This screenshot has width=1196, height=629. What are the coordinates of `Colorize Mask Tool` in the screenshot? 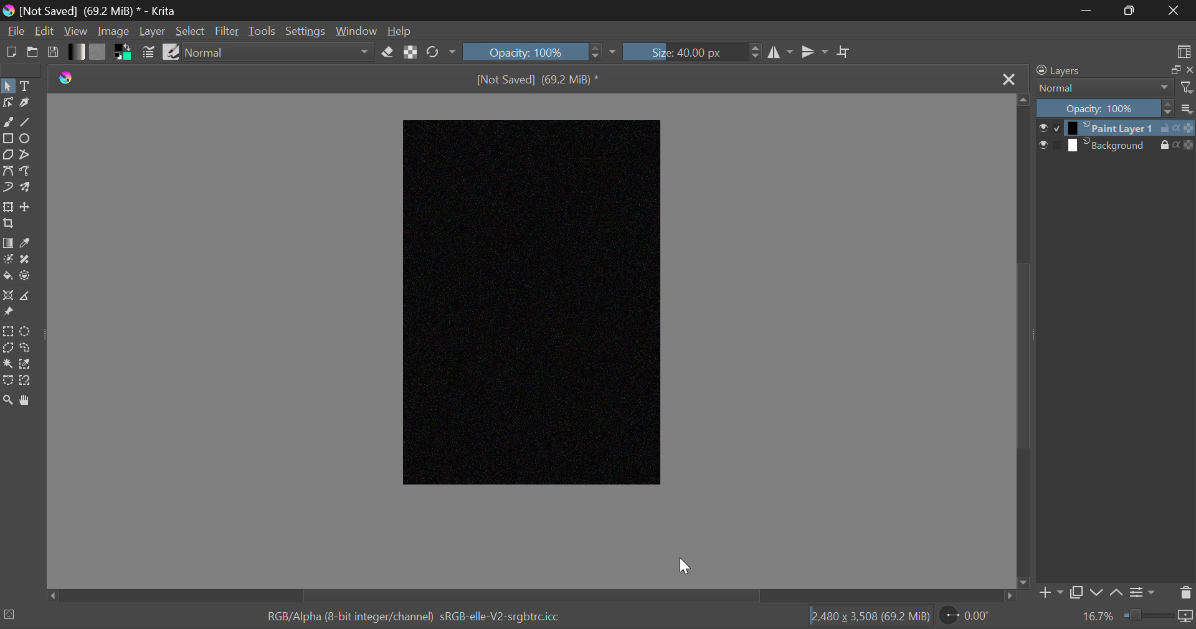 It's located at (9, 260).